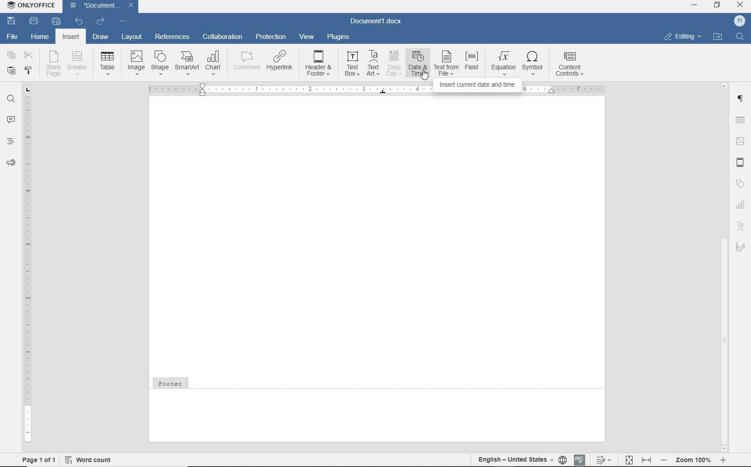 The height and width of the screenshot is (467, 751). Describe the element at coordinates (10, 141) in the screenshot. I see `headings` at that location.